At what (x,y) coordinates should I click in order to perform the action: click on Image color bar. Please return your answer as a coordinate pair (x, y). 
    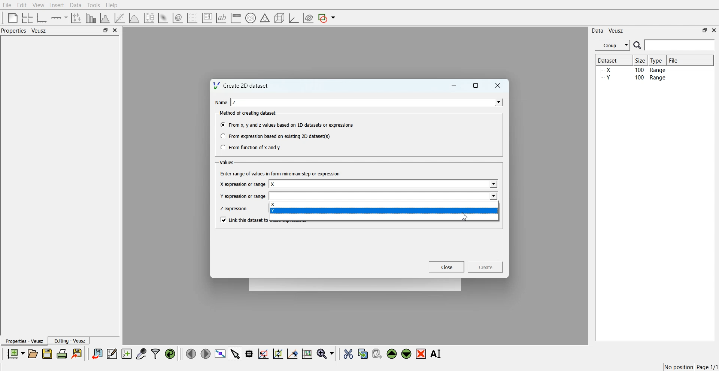
    Looking at the image, I should click on (236, 18).